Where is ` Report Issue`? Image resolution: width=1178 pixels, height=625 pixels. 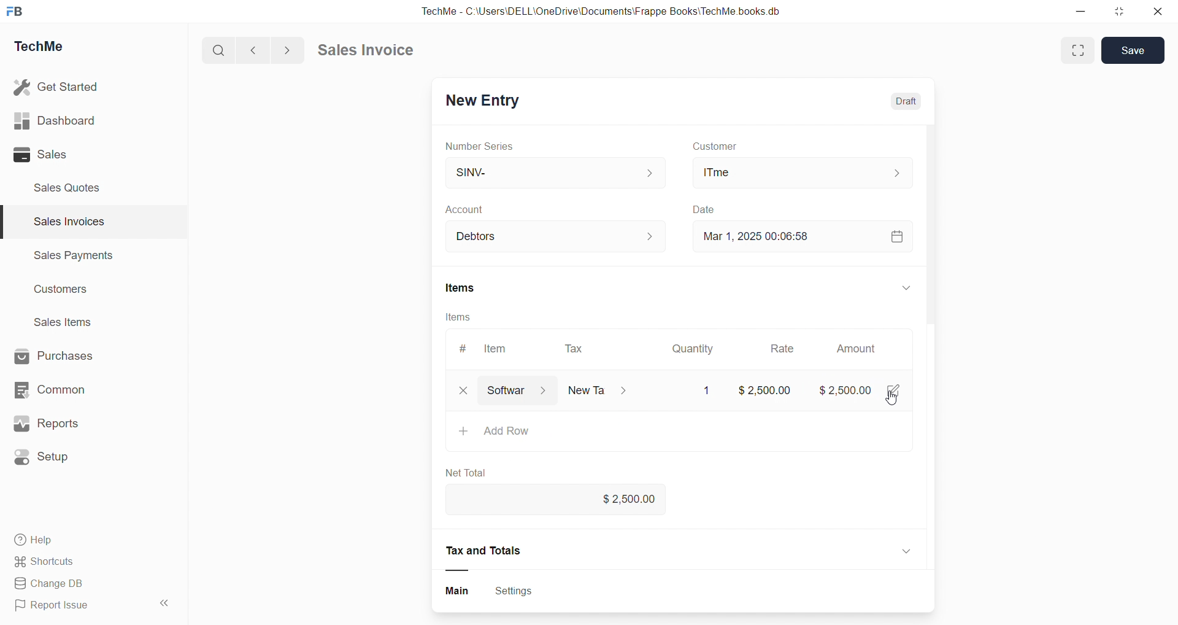
 Report Issue is located at coordinates (57, 607).